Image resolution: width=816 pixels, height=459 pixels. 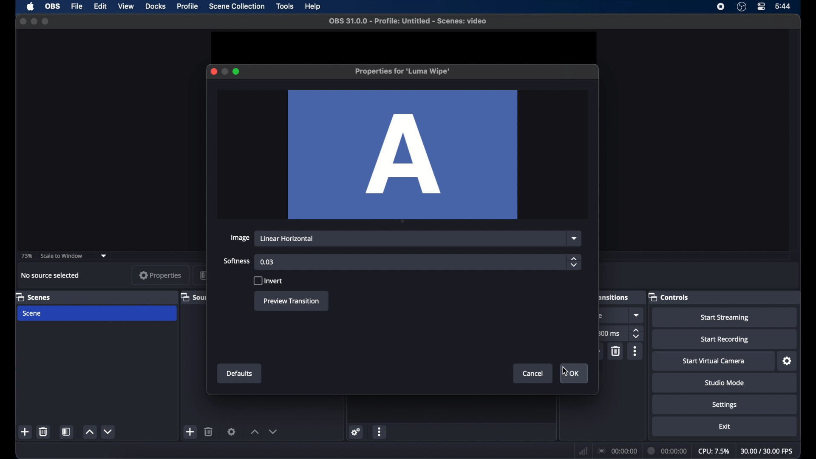 I want to click on profile, so click(x=188, y=6).